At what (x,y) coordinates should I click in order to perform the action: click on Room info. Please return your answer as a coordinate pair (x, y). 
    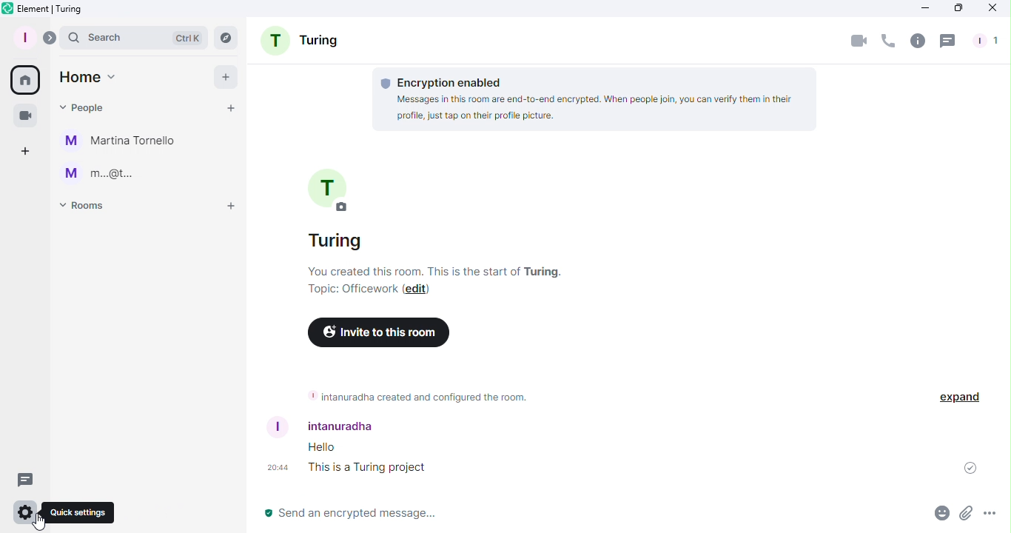
    Looking at the image, I should click on (916, 42).